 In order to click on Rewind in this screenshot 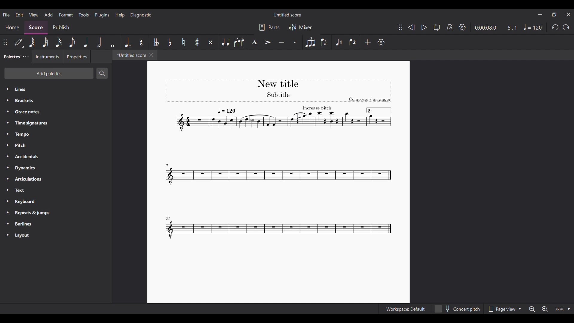, I will do `click(411, 28)`.